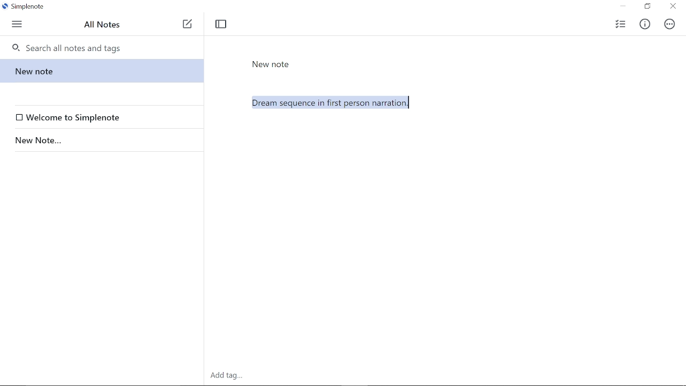  I want to click on Toggle focus mode, so click(221, 24).